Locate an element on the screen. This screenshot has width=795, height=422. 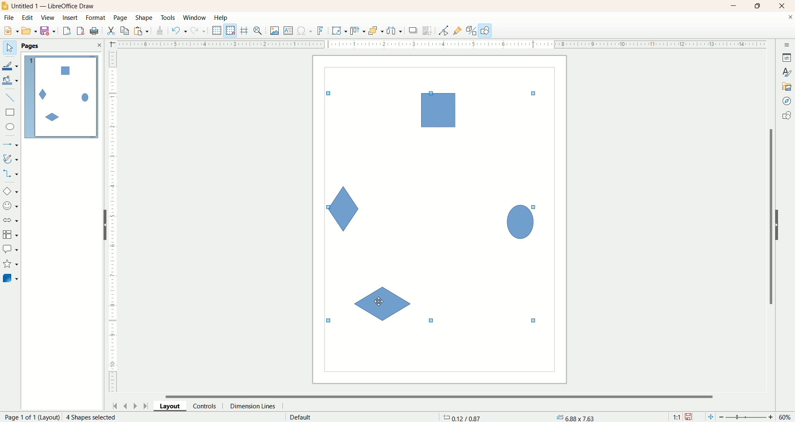
insert line is located at coordinates (12, 98).